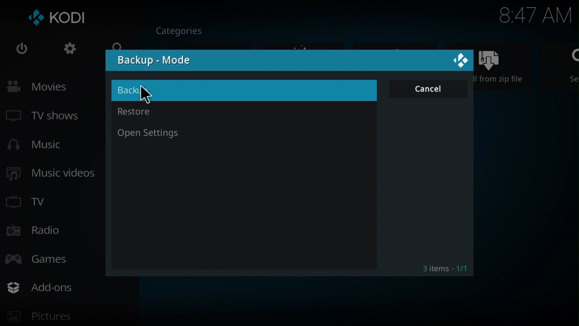 The height and width of the screenshot is (326, 579). Describe the element at coordinates (22, 50) in the screenshot. I see `Power` at that location.